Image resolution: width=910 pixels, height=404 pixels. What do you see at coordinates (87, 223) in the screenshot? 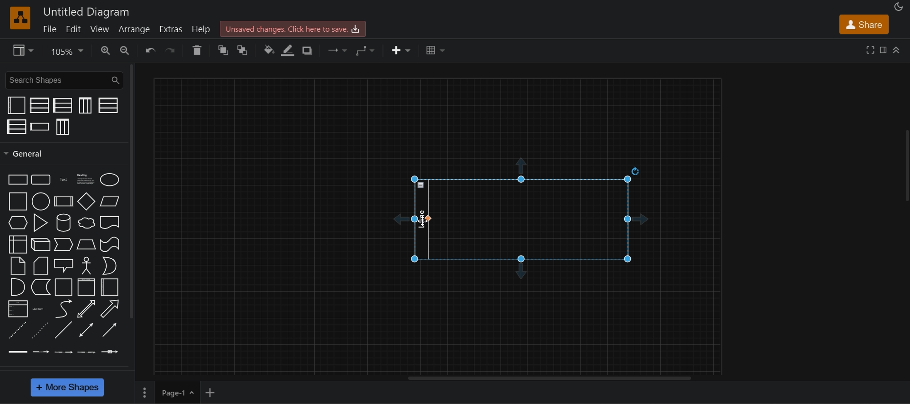
I see `cloud` at bounding box center [87, 223].